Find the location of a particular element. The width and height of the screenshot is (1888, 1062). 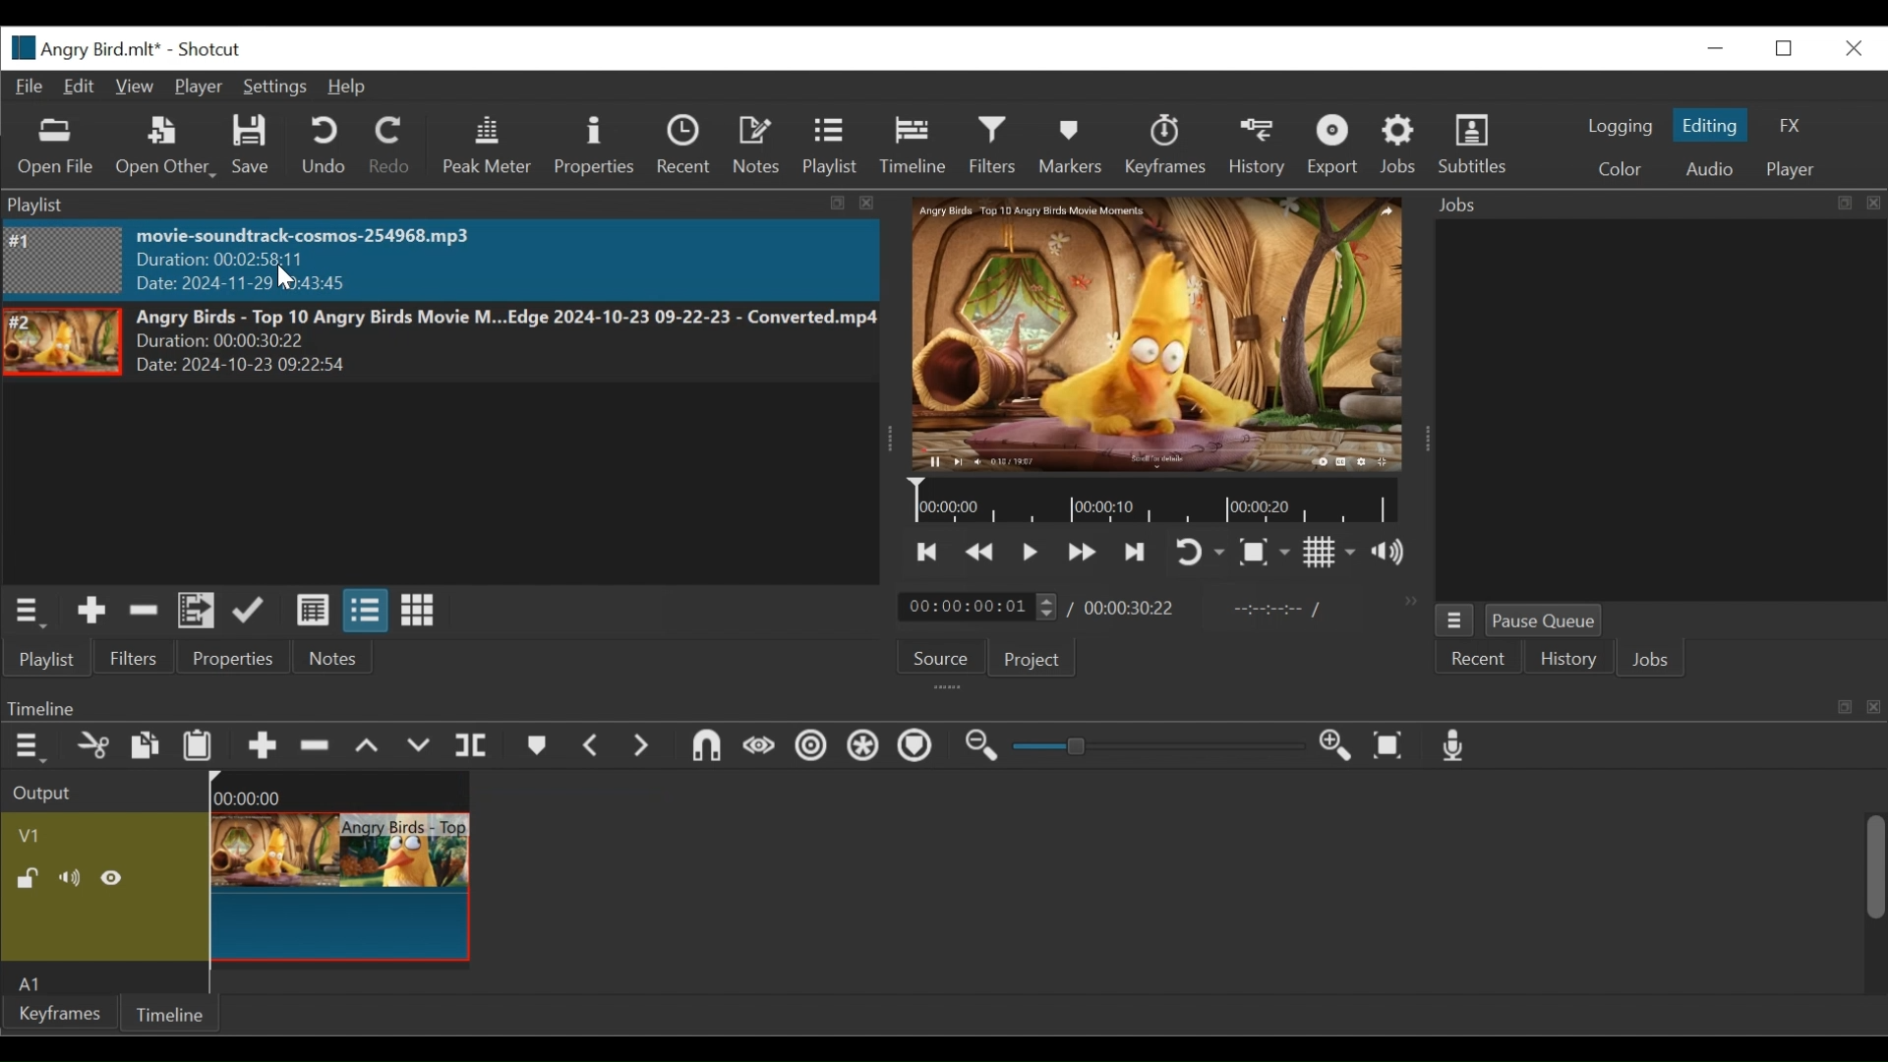

Zoom timeline to fit is located at coordinates (1391, 745).